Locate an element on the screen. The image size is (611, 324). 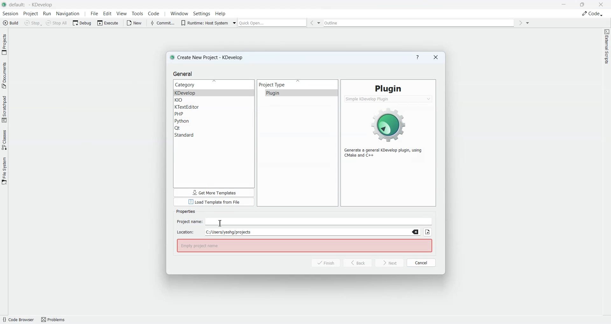
KTextEditor is located at coordinates (214, 107).